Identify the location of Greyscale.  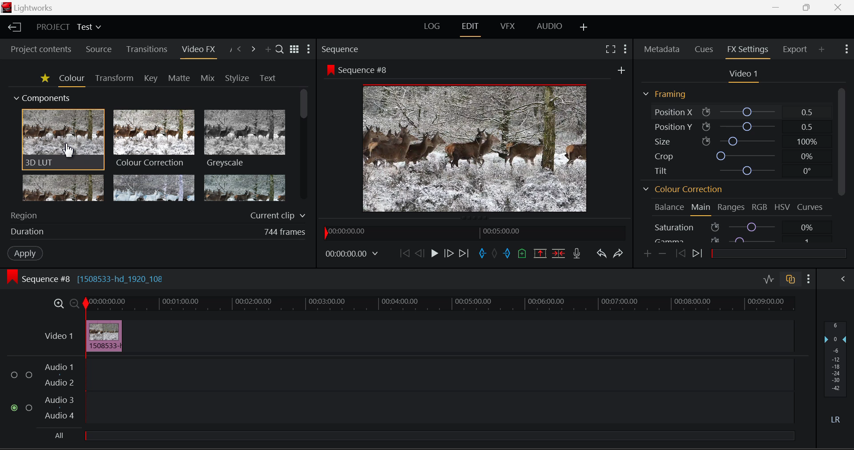
(244, 140).